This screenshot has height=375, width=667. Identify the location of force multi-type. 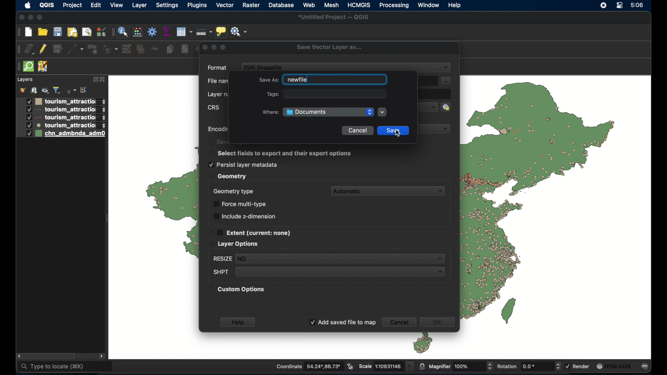
(241, 204).